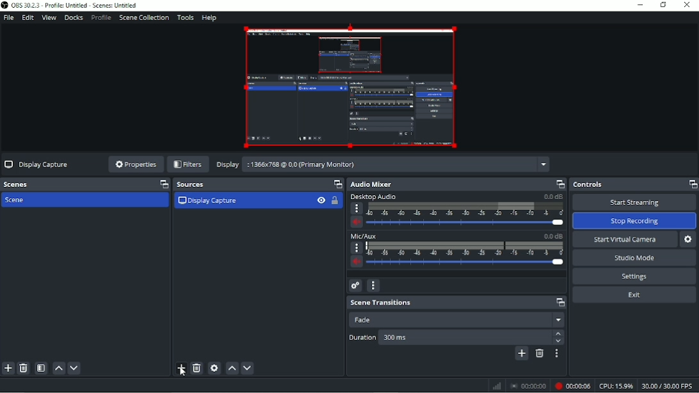 The height and width of the screenshot is (393, 699). I want to click on Add configurable transition, so click(521, 354).